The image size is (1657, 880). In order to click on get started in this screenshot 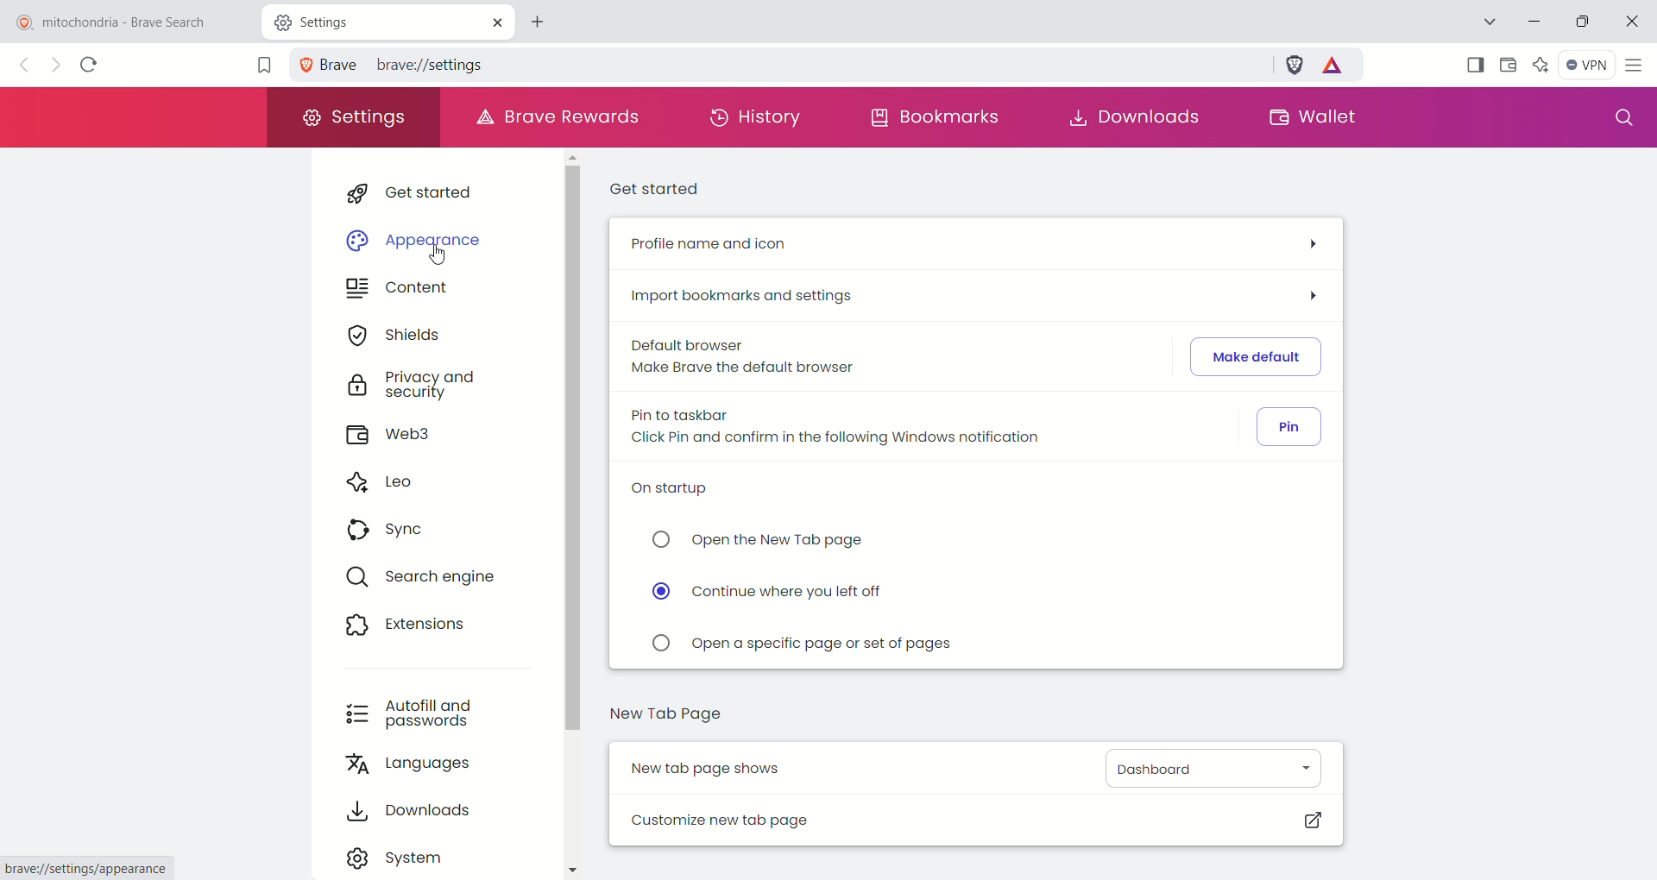, I will do `click(658, 188)`.